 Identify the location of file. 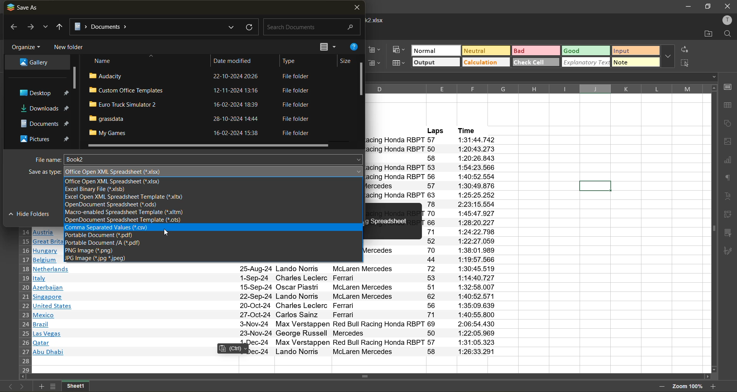
(198, 77).